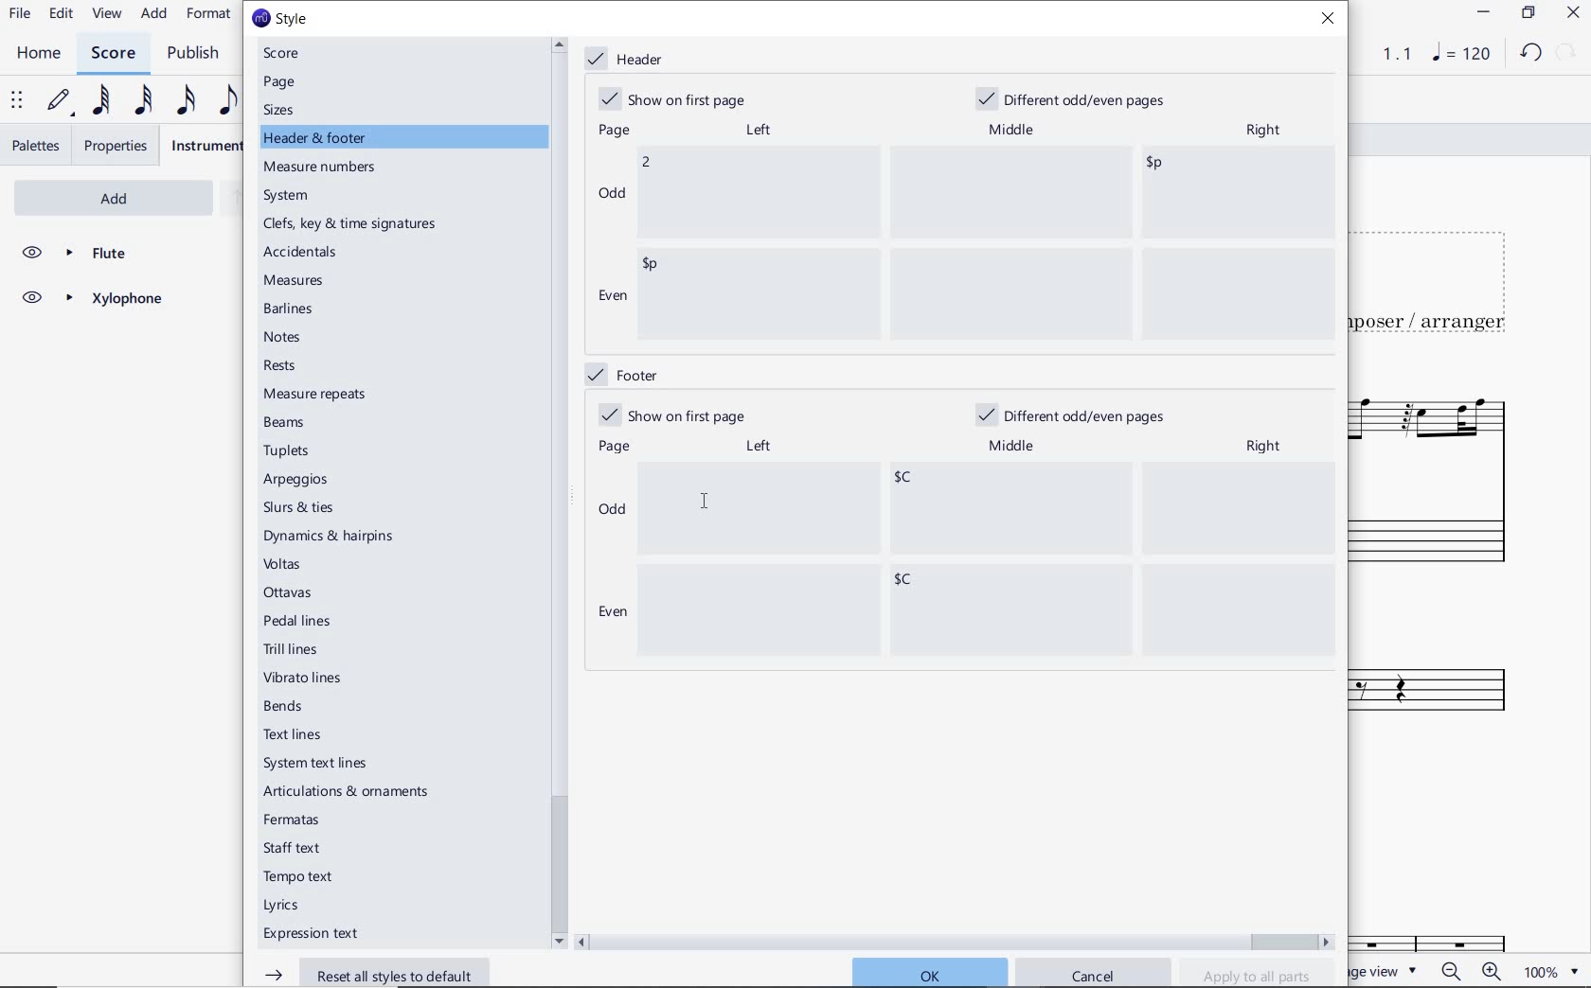  Describe the element at coordinates (299, 620) in the screenshot. I see `pedal lines` at that location.